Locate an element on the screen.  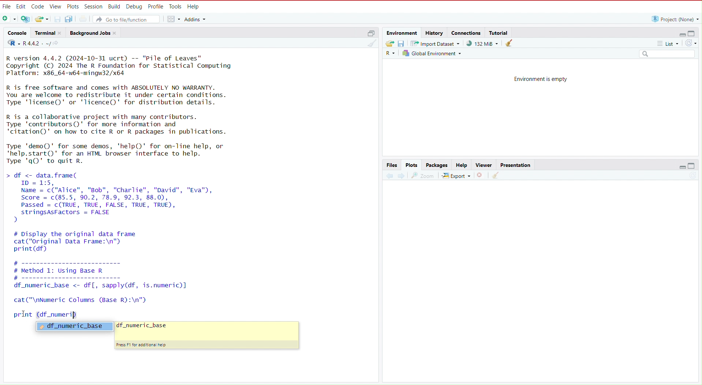
df <- data.frame(
ID = 1:5,
Name = c("Alice", "Bob", "Charlie", "David", "Eva"),
Score = c(85.5, 90.2, 78.9, 92.3, 88.0),
Passed = c(TRUE, TRUE, FALSE, TRUE, TRUE),
stringsAsFactors = FALSE

) is located at coordinates (119, 197).